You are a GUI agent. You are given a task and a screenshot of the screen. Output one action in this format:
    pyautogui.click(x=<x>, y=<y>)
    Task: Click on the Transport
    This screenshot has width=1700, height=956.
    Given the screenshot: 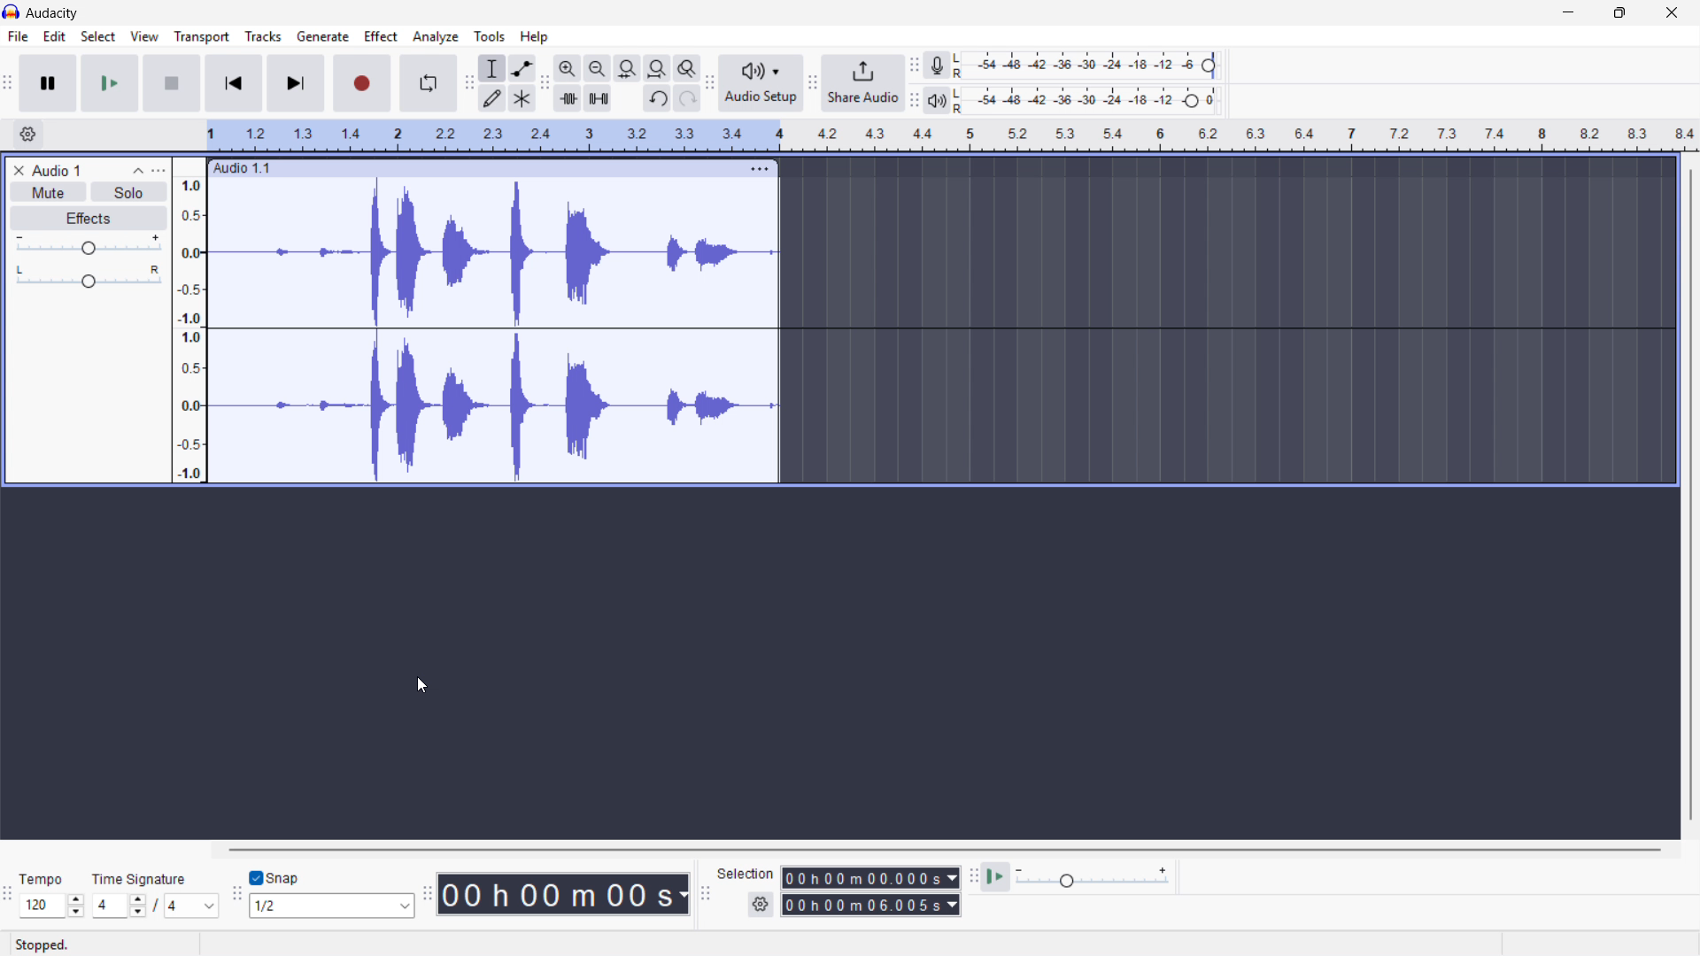 What is the action you would take?
    pyautogui.click(x=202, y=37)
    